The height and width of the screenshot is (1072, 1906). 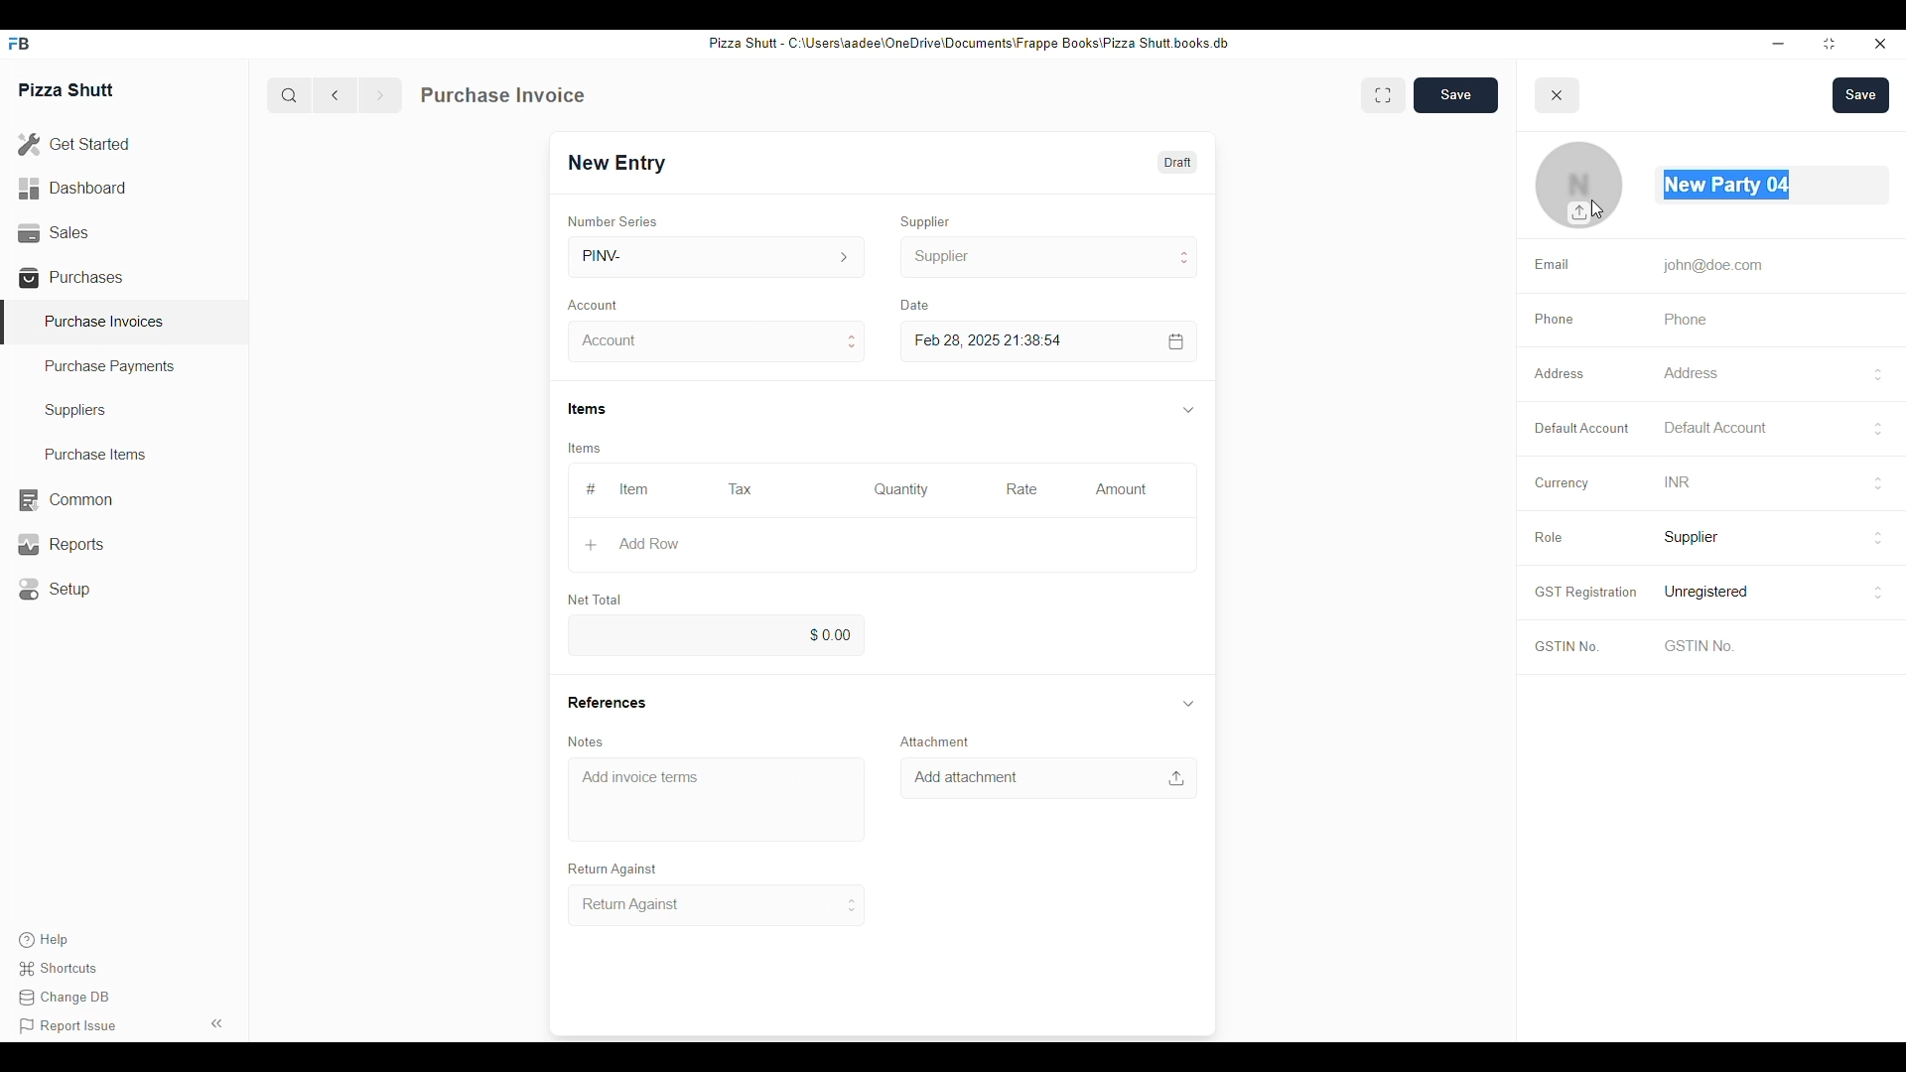 I want to click on 0.00, so click(x=712, y=636).